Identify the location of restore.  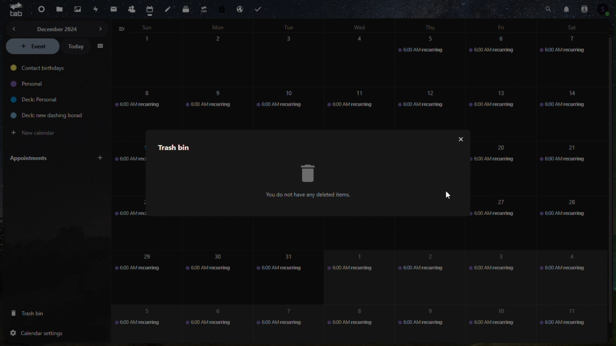
(424, 171).